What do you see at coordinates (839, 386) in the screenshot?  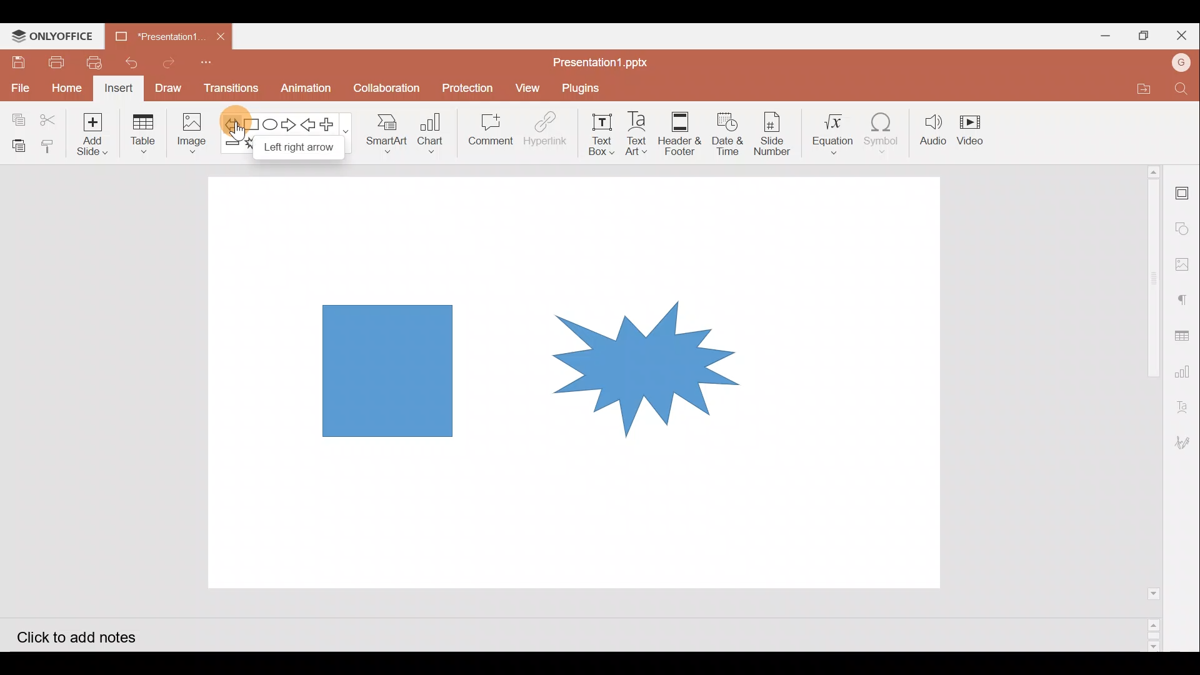 I see `Presentation slide` at bounding box center [839, 386].